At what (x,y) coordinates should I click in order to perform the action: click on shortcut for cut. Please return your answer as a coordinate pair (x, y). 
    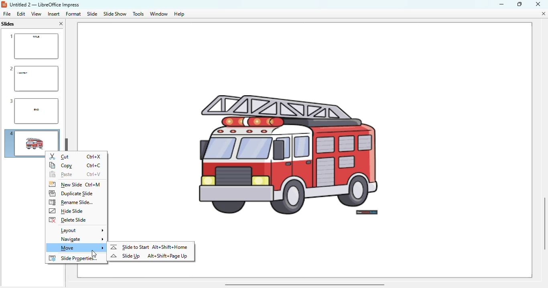
    Looking at the image, I should click on (95, 157).